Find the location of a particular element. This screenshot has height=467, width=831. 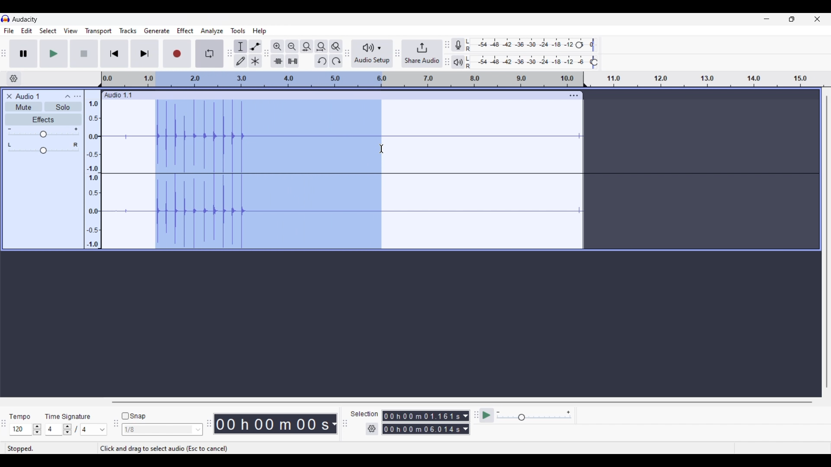

Minimize is located at coordinates (767, 19).